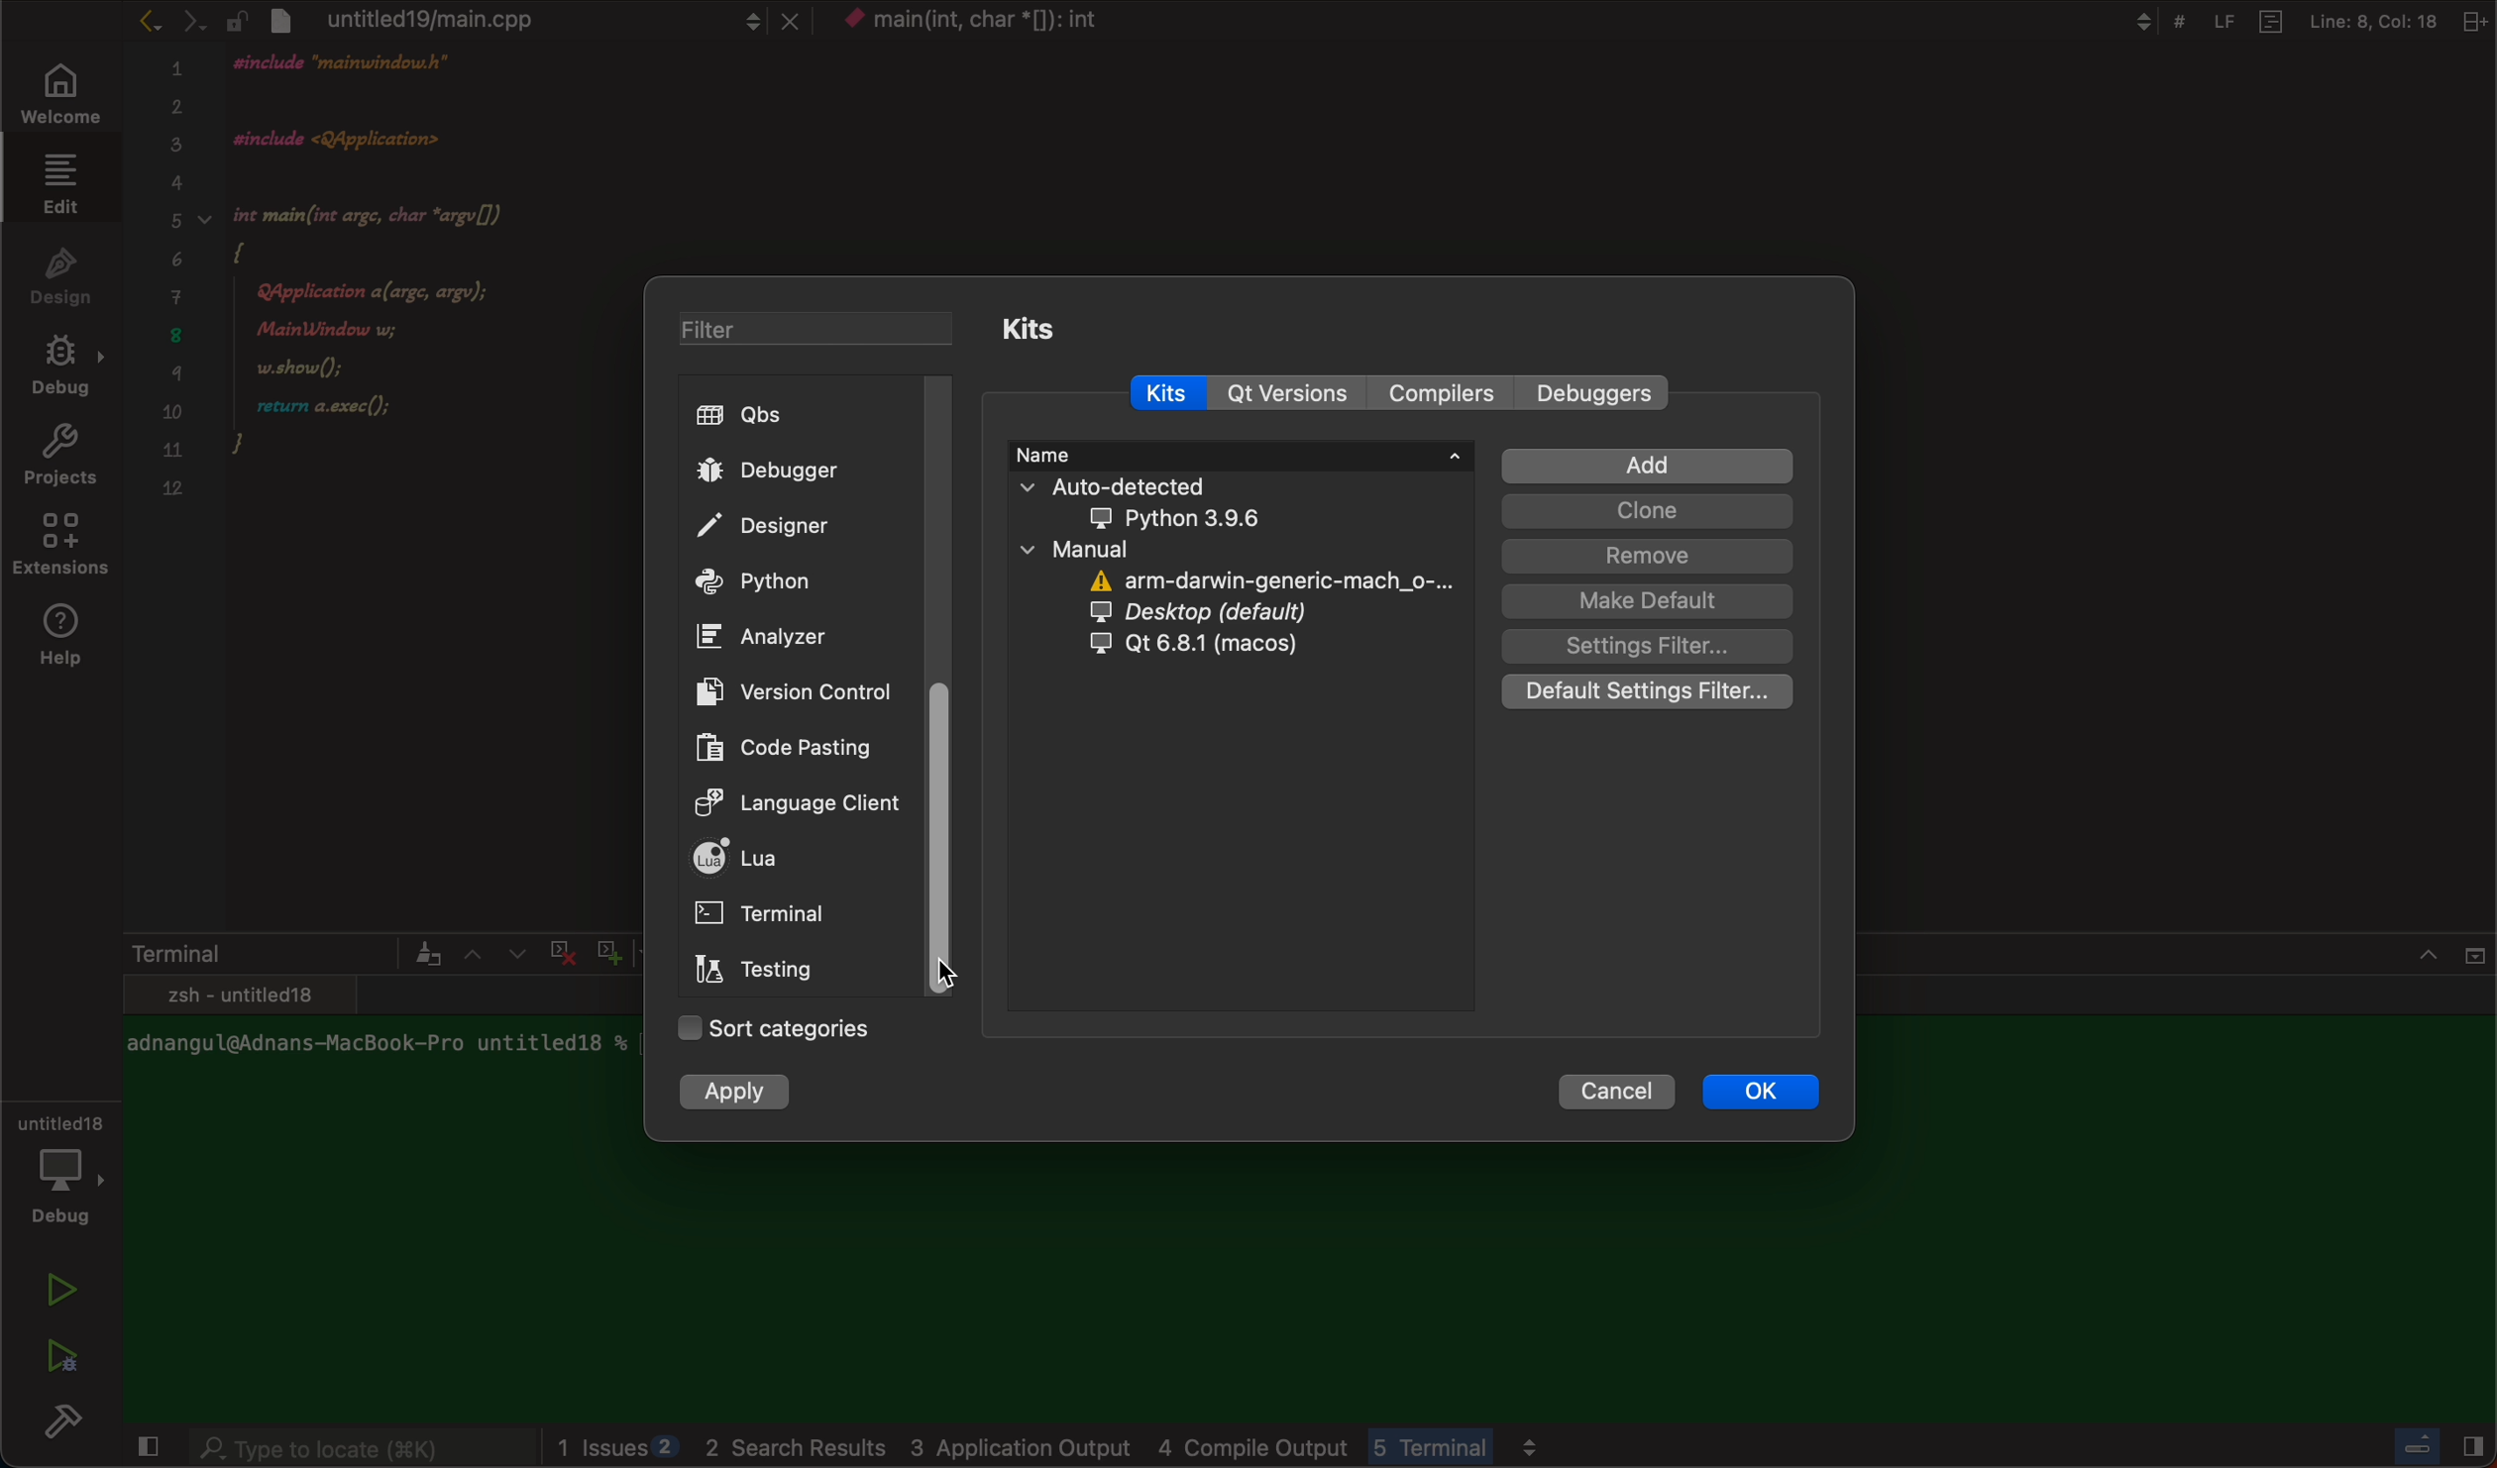 This screenshot has height=1468, width=2497. Describe the element at coordinates (63, 550) in the screenshot. I see `extensions` at that location.